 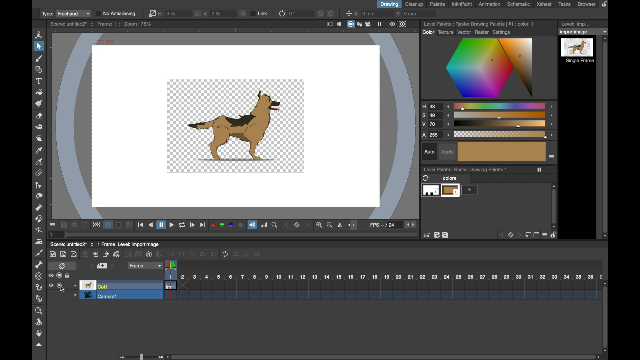 I want to click on freeze, so click(x=540, y=170).